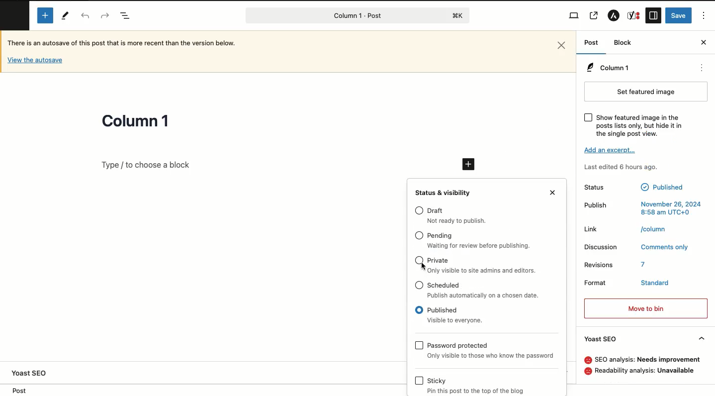 This screenshot has height=396, width=715. Describe the element at coordinates (656, 281) in the screenshot. I see `Standard` at that location.